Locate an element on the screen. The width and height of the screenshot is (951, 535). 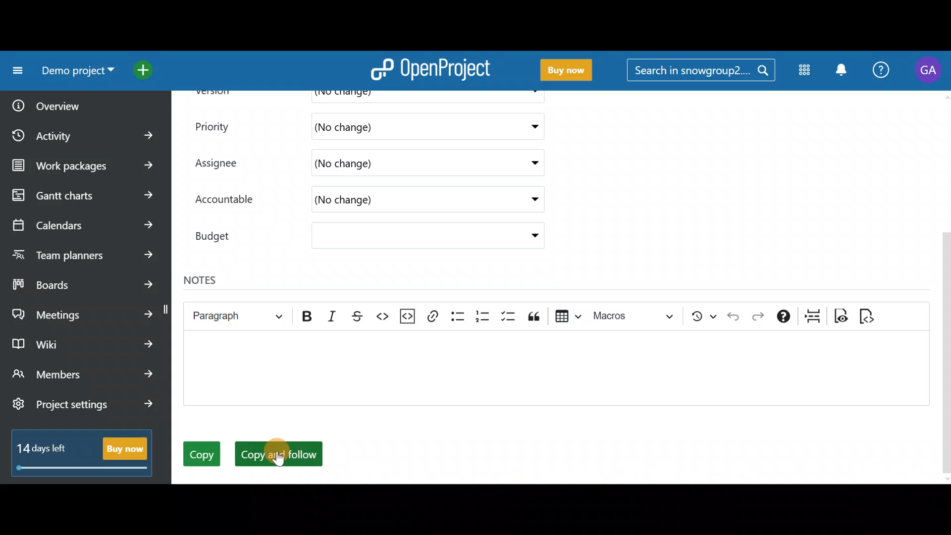
Notification centre is located at coordinates (841, 71).